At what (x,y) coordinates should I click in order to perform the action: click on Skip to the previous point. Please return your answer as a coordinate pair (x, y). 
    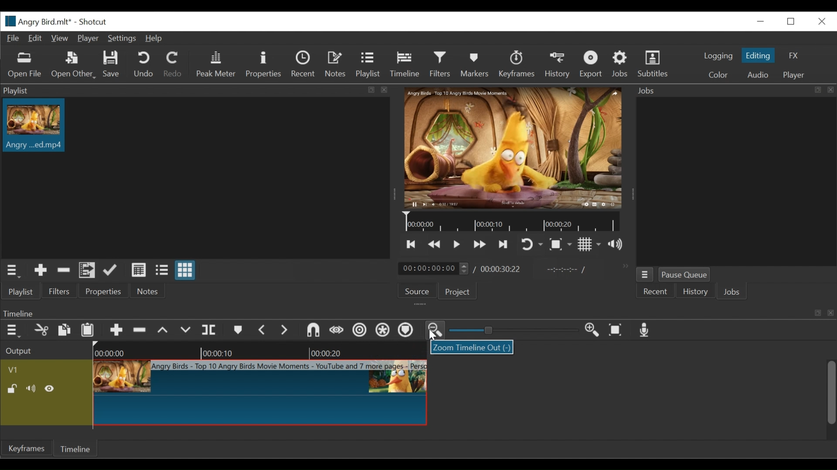
    Looking at the image, I should click on (411, 244).